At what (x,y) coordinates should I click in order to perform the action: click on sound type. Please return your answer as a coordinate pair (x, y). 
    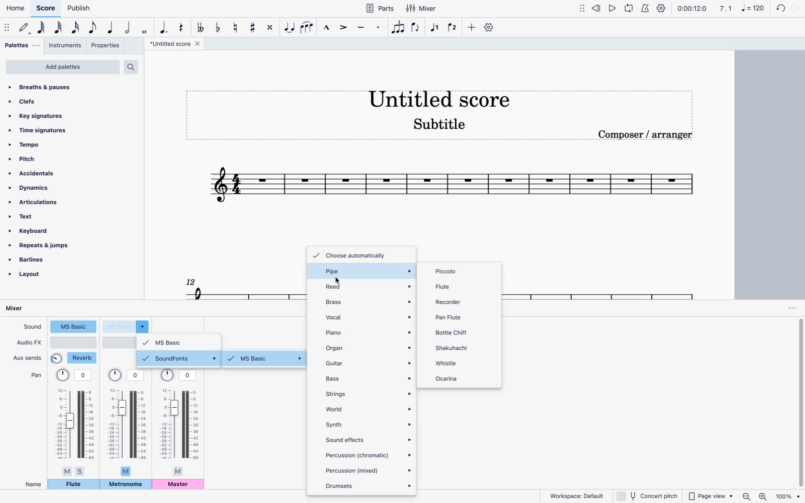
    Looking at the image, I should click on (73, 327).